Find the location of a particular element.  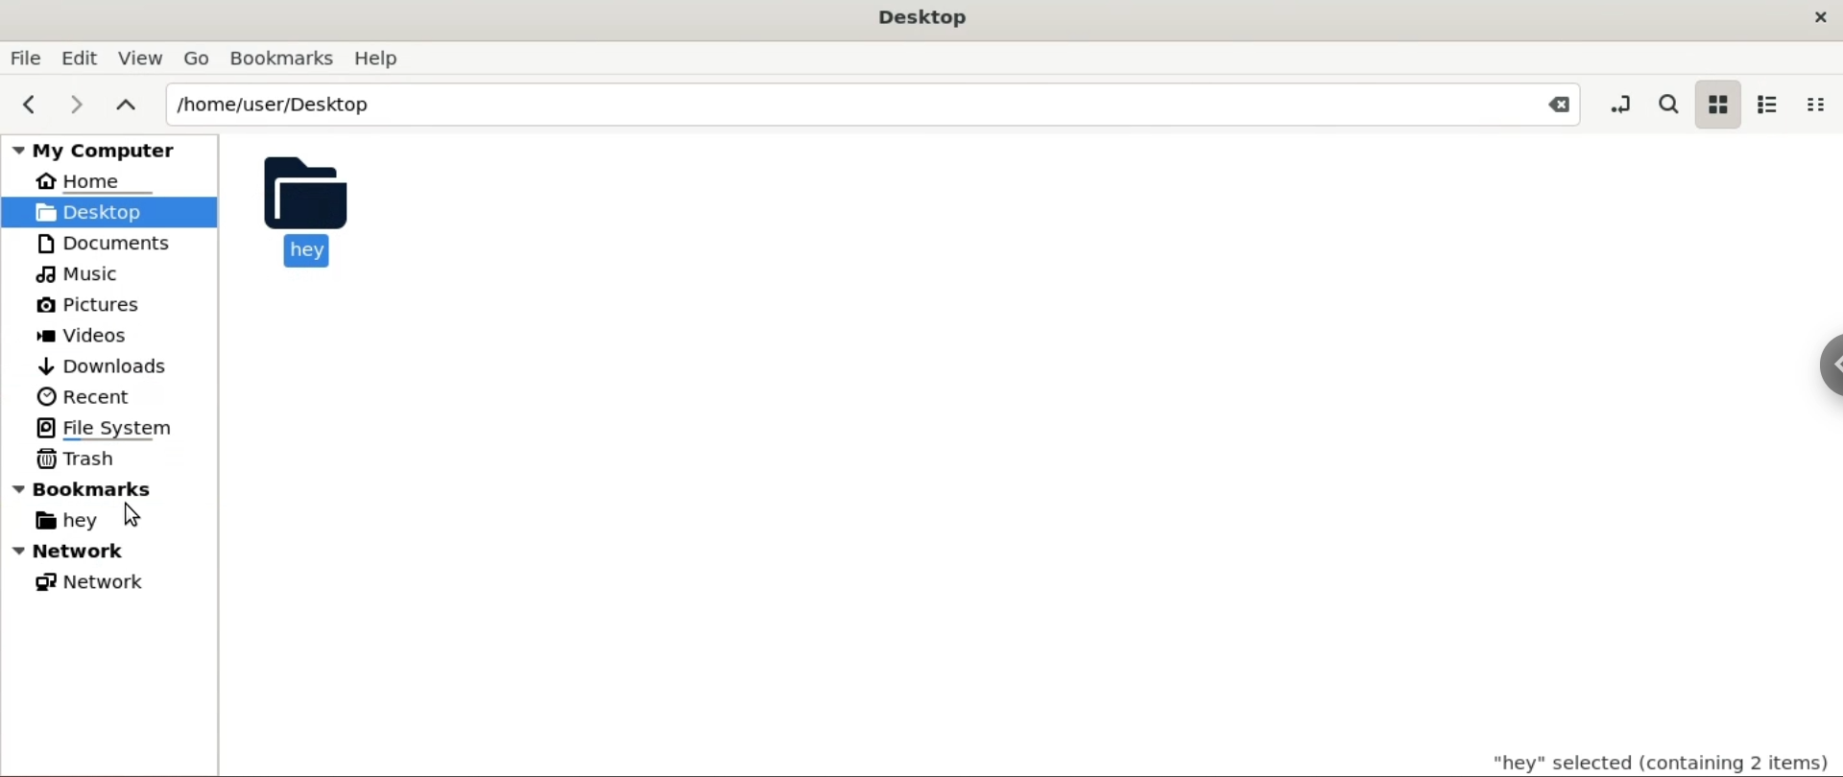

Cursor is located at coordinates (129, 517).